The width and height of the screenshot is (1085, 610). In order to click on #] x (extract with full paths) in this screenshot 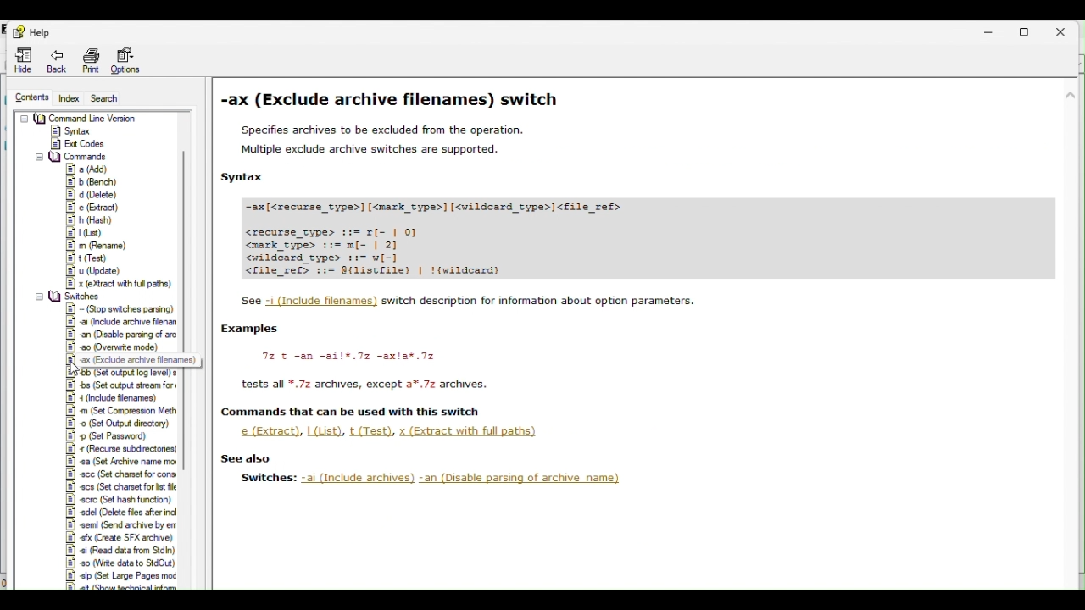, I will do `click(121, 284)`.